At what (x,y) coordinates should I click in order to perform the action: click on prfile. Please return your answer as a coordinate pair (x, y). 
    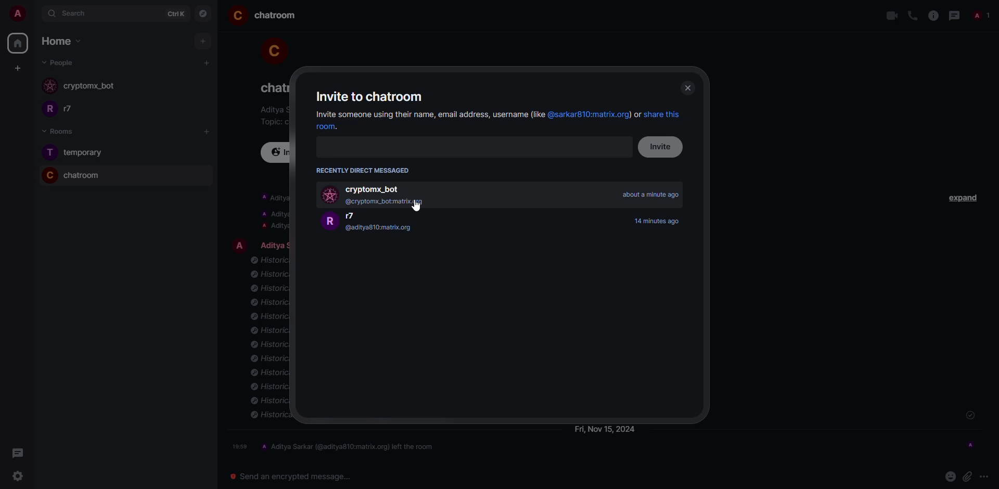
    Looking at the image, I should click on (329, 222).